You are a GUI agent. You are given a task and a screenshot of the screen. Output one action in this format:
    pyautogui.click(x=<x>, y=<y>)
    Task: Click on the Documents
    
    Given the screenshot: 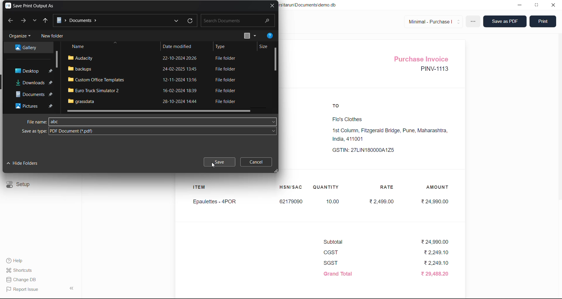 What is the action you would take?
    pyautogui.click(x=79, y=20)
    